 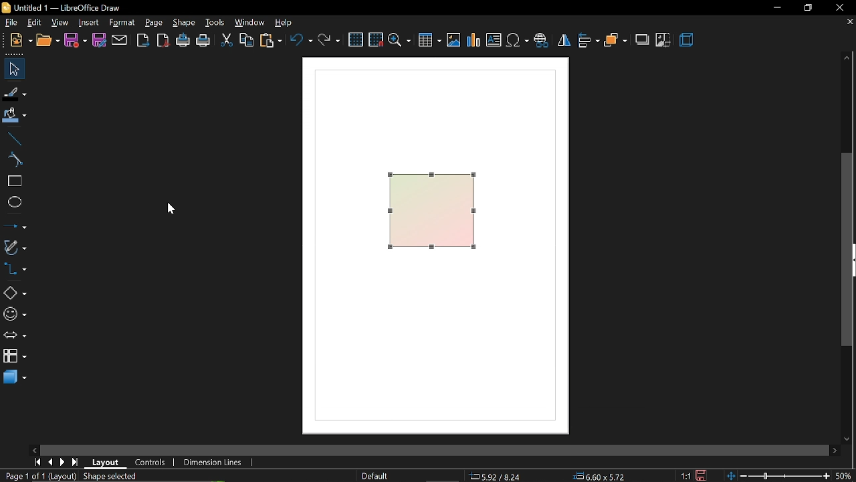 What do you see at coordinates (643, 41) in the screenshot?
I see `shadow` at bounding box center [643, 41].